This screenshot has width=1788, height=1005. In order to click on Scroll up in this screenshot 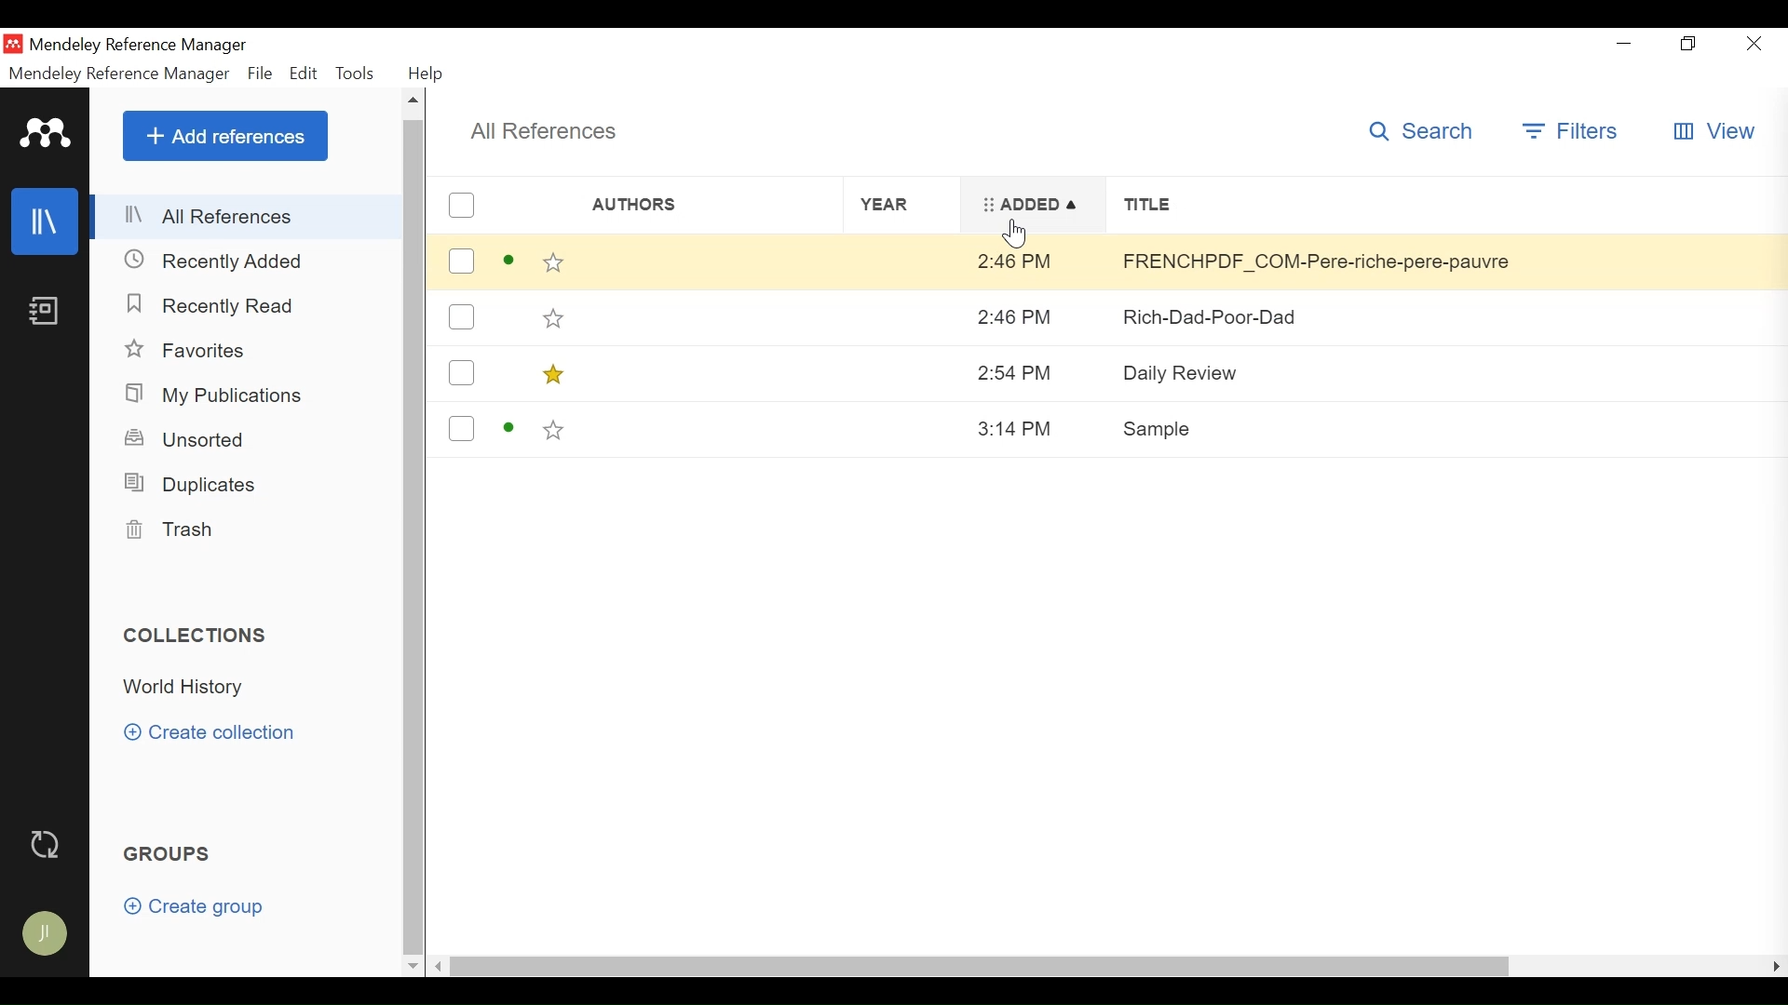, I will do `click(413, 103)`.